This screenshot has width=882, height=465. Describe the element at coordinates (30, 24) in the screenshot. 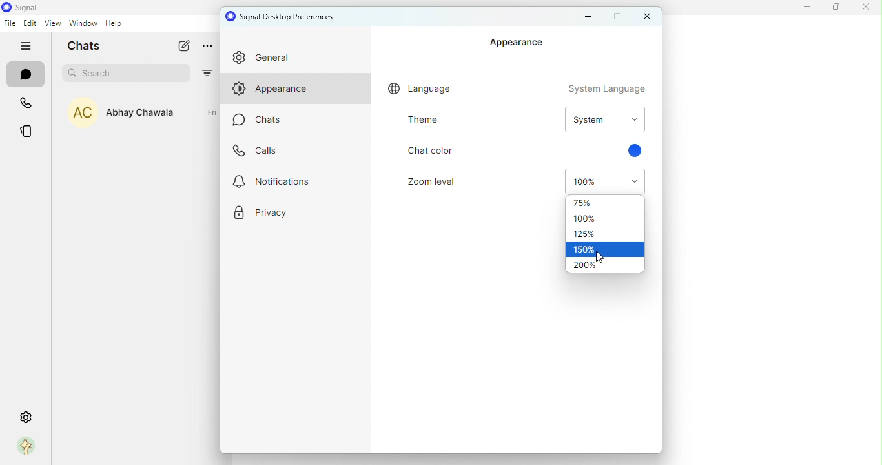

I see `edit` at that location.